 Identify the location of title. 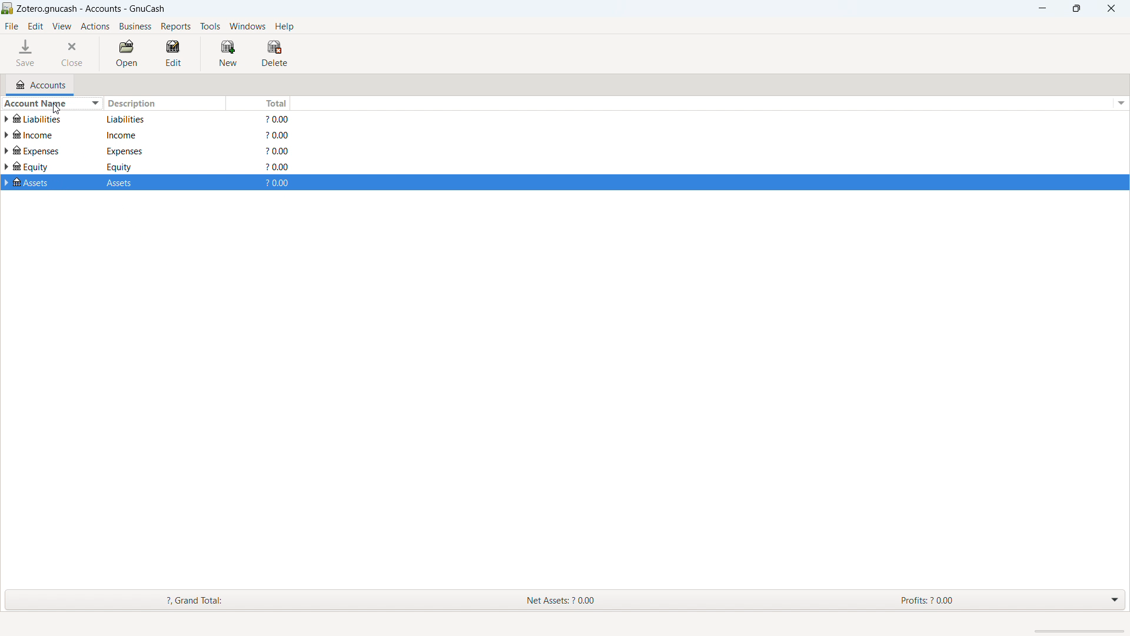
(92, 9).